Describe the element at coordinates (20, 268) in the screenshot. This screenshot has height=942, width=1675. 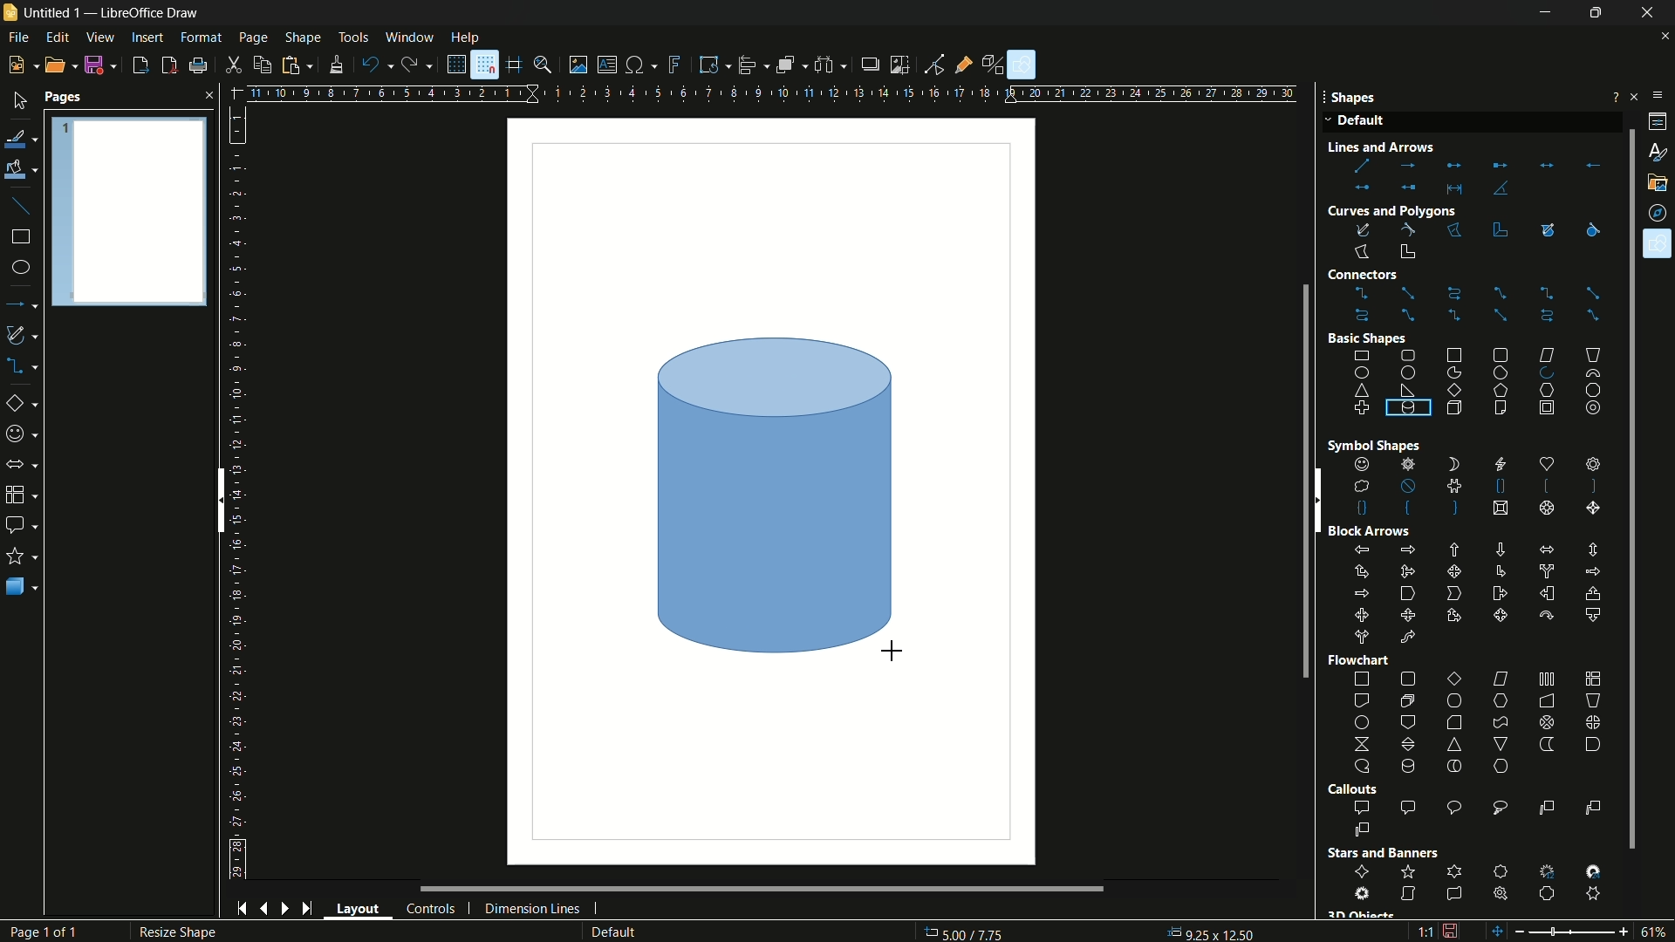
I see `ellipse` at that location.